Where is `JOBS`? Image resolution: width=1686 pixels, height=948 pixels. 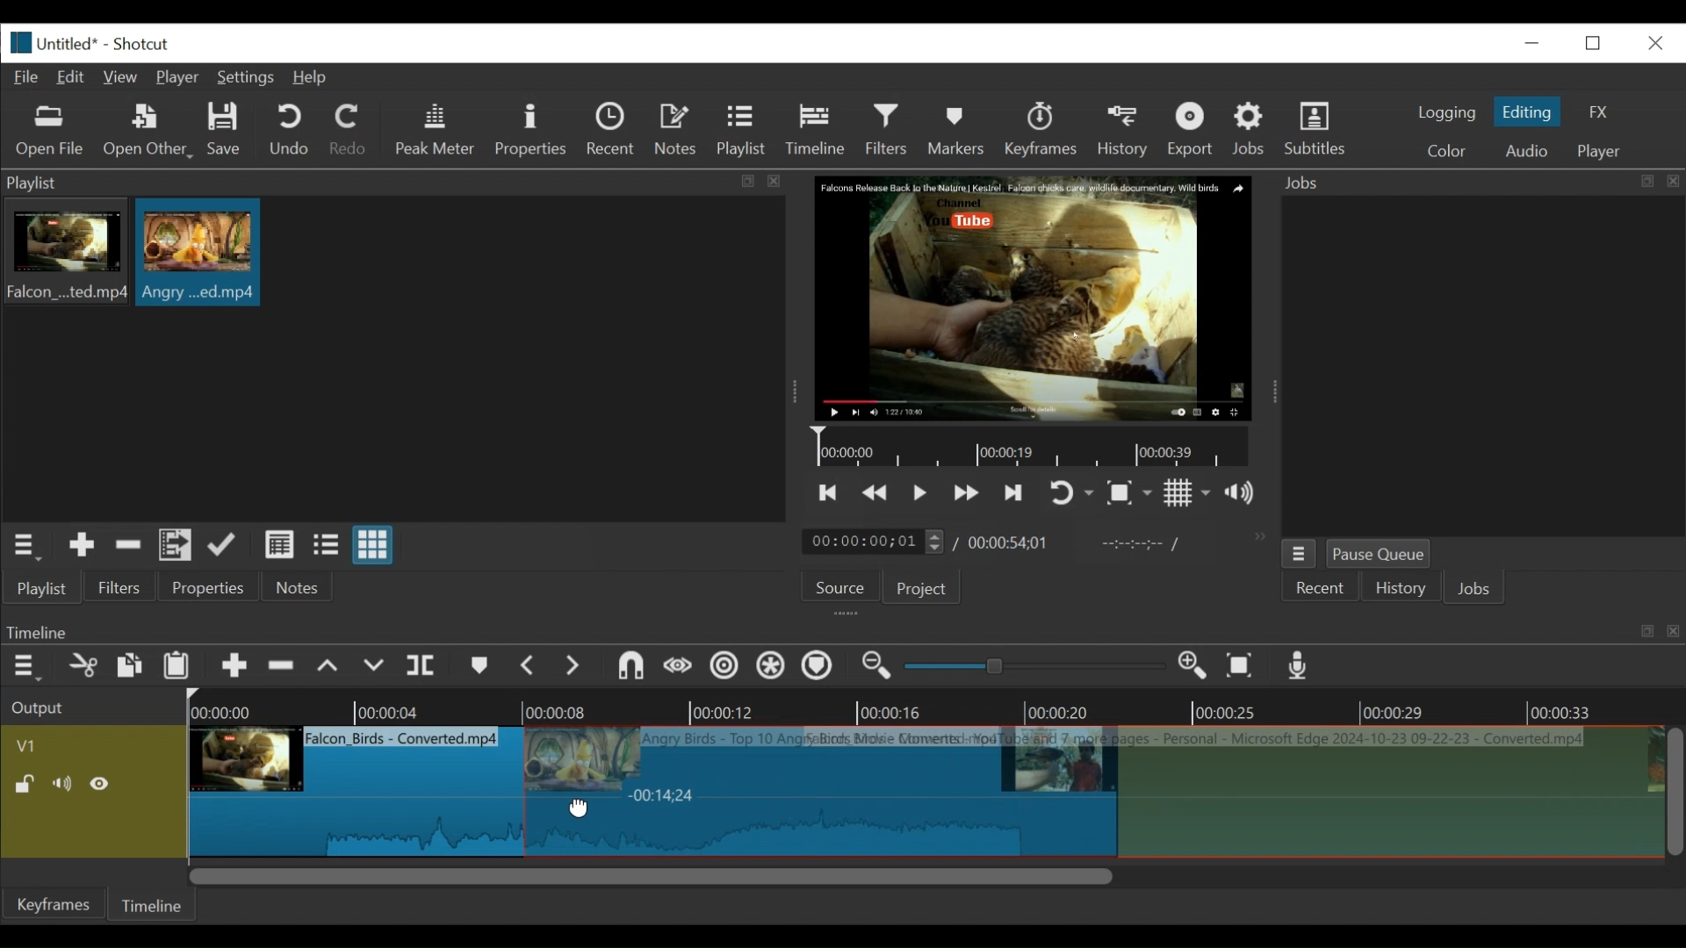 JOBS is located at coordinates (1476, 591).